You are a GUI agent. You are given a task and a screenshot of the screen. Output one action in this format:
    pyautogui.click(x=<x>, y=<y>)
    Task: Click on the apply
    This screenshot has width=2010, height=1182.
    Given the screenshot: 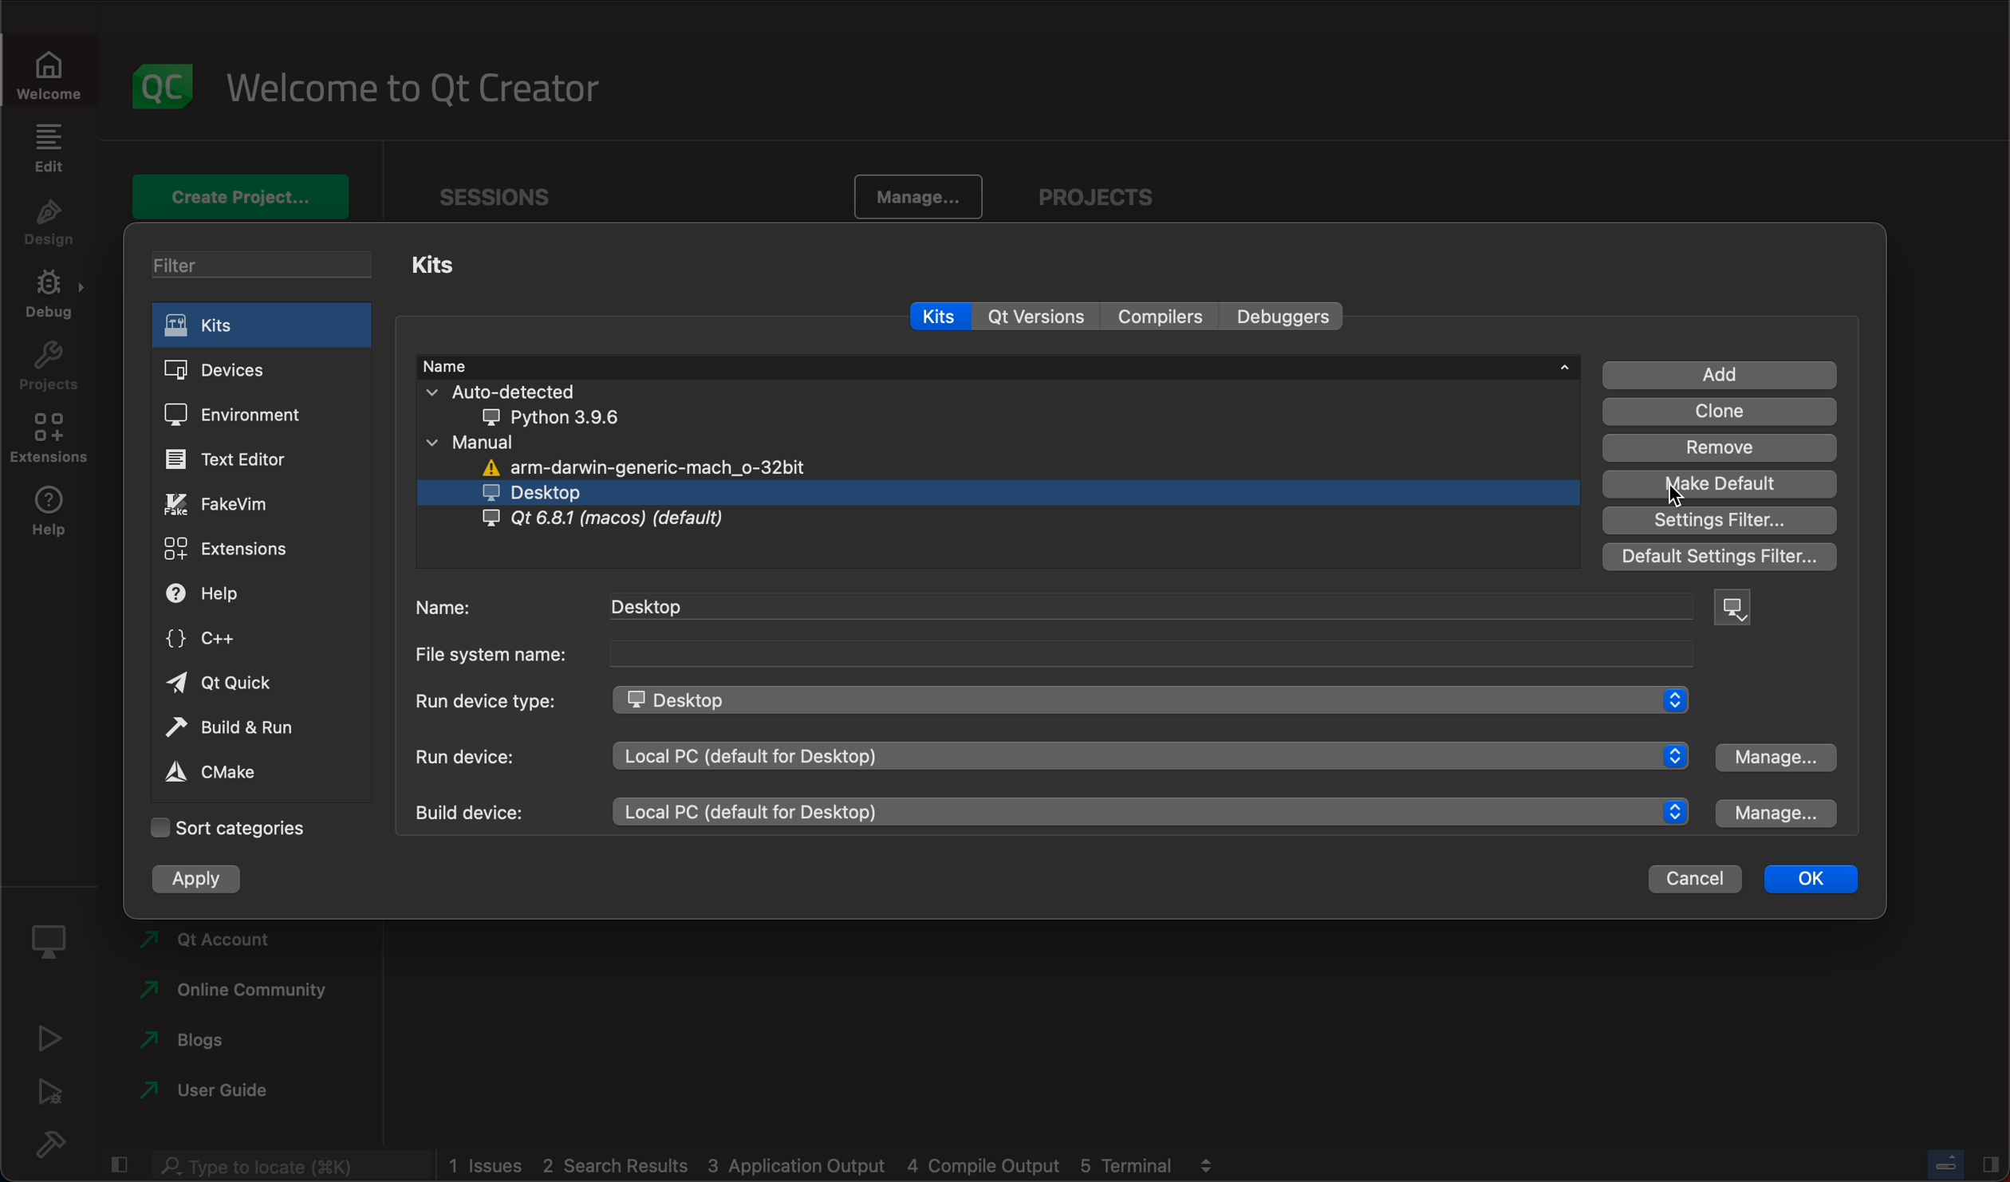 What is the action you would take?
    pyautogui.click(x=201, y=881)
    